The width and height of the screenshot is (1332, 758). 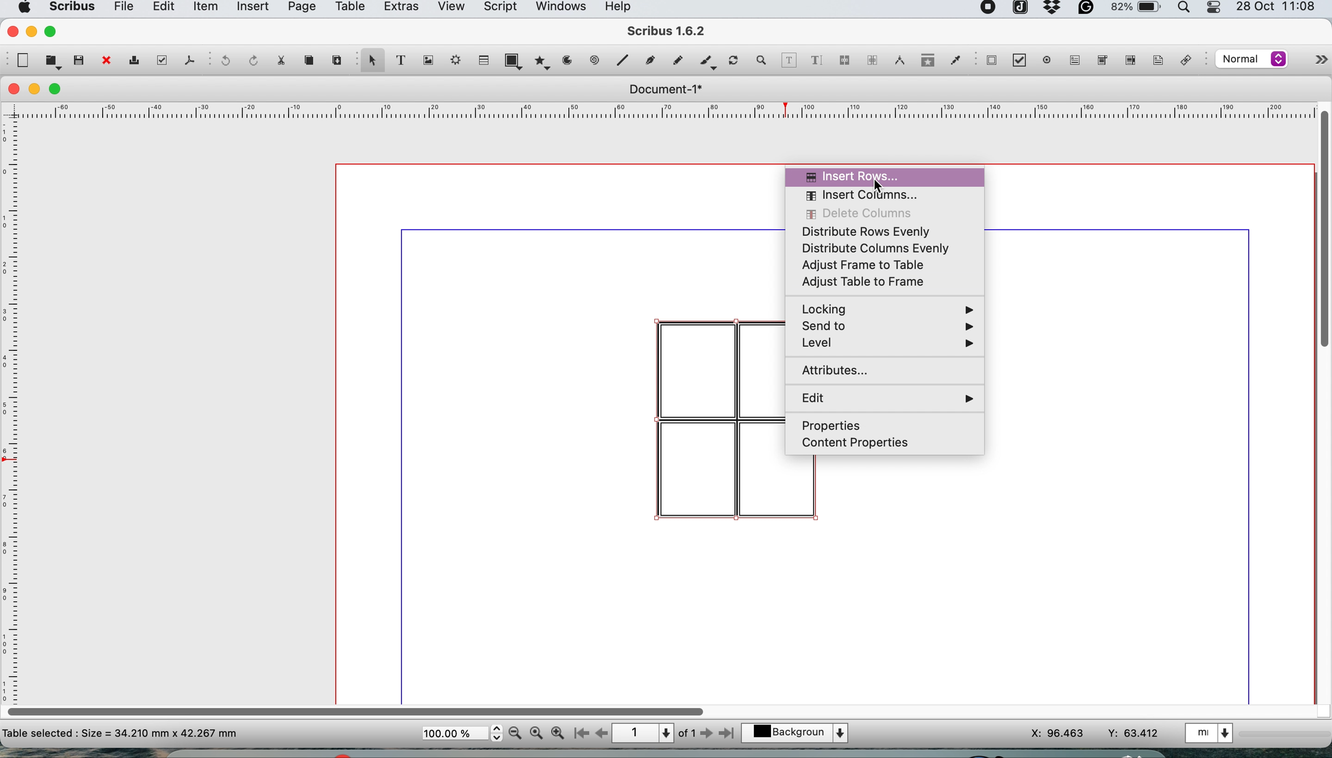 I want to click on pdf combo box, so click(x=1100, y=63).